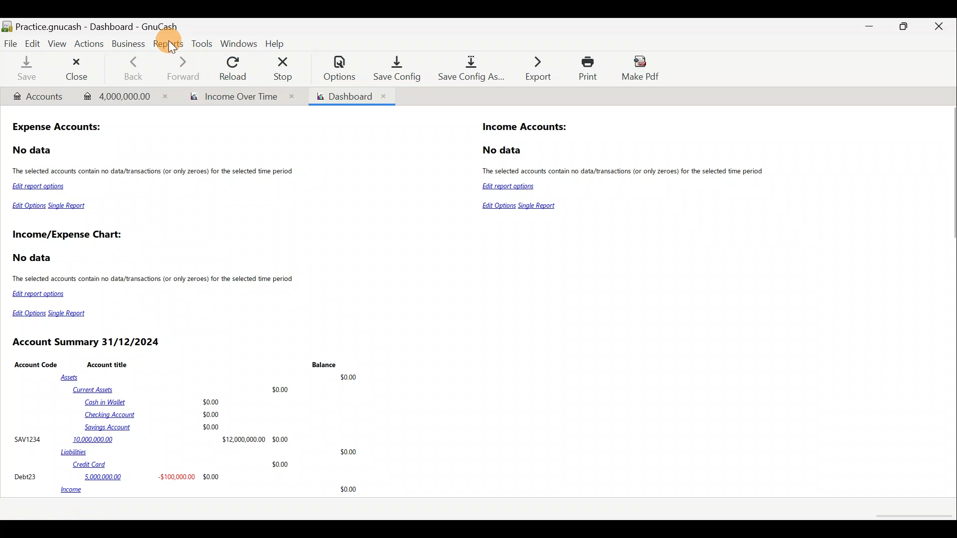  I want to click on Expense Accounts:, so click(58, 128).